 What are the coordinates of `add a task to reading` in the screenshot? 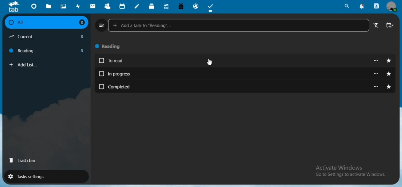 It's located at (239, 25).